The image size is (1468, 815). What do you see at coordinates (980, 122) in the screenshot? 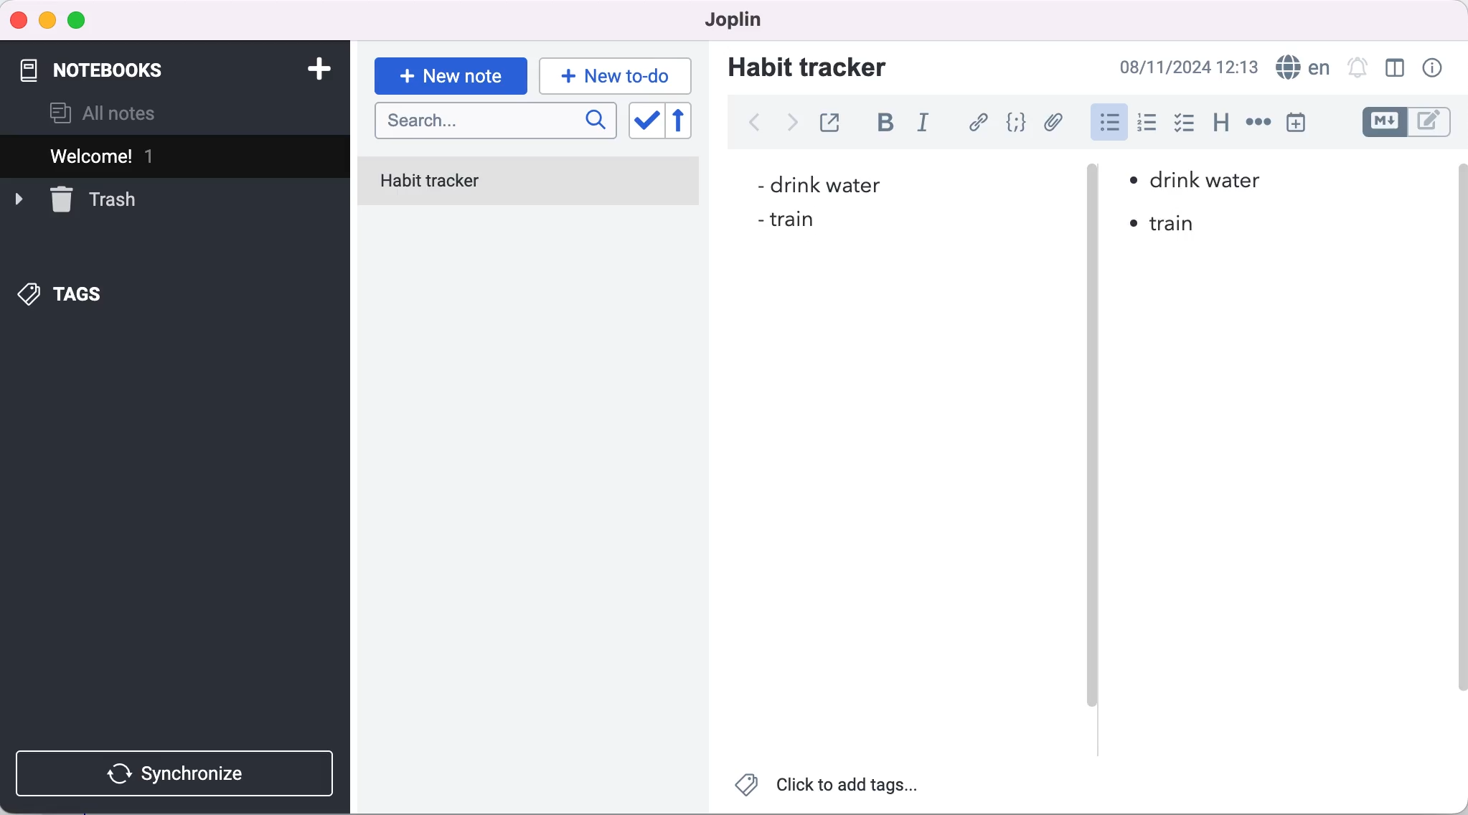
I see `hyperlink` at bounding box center [980, 122].